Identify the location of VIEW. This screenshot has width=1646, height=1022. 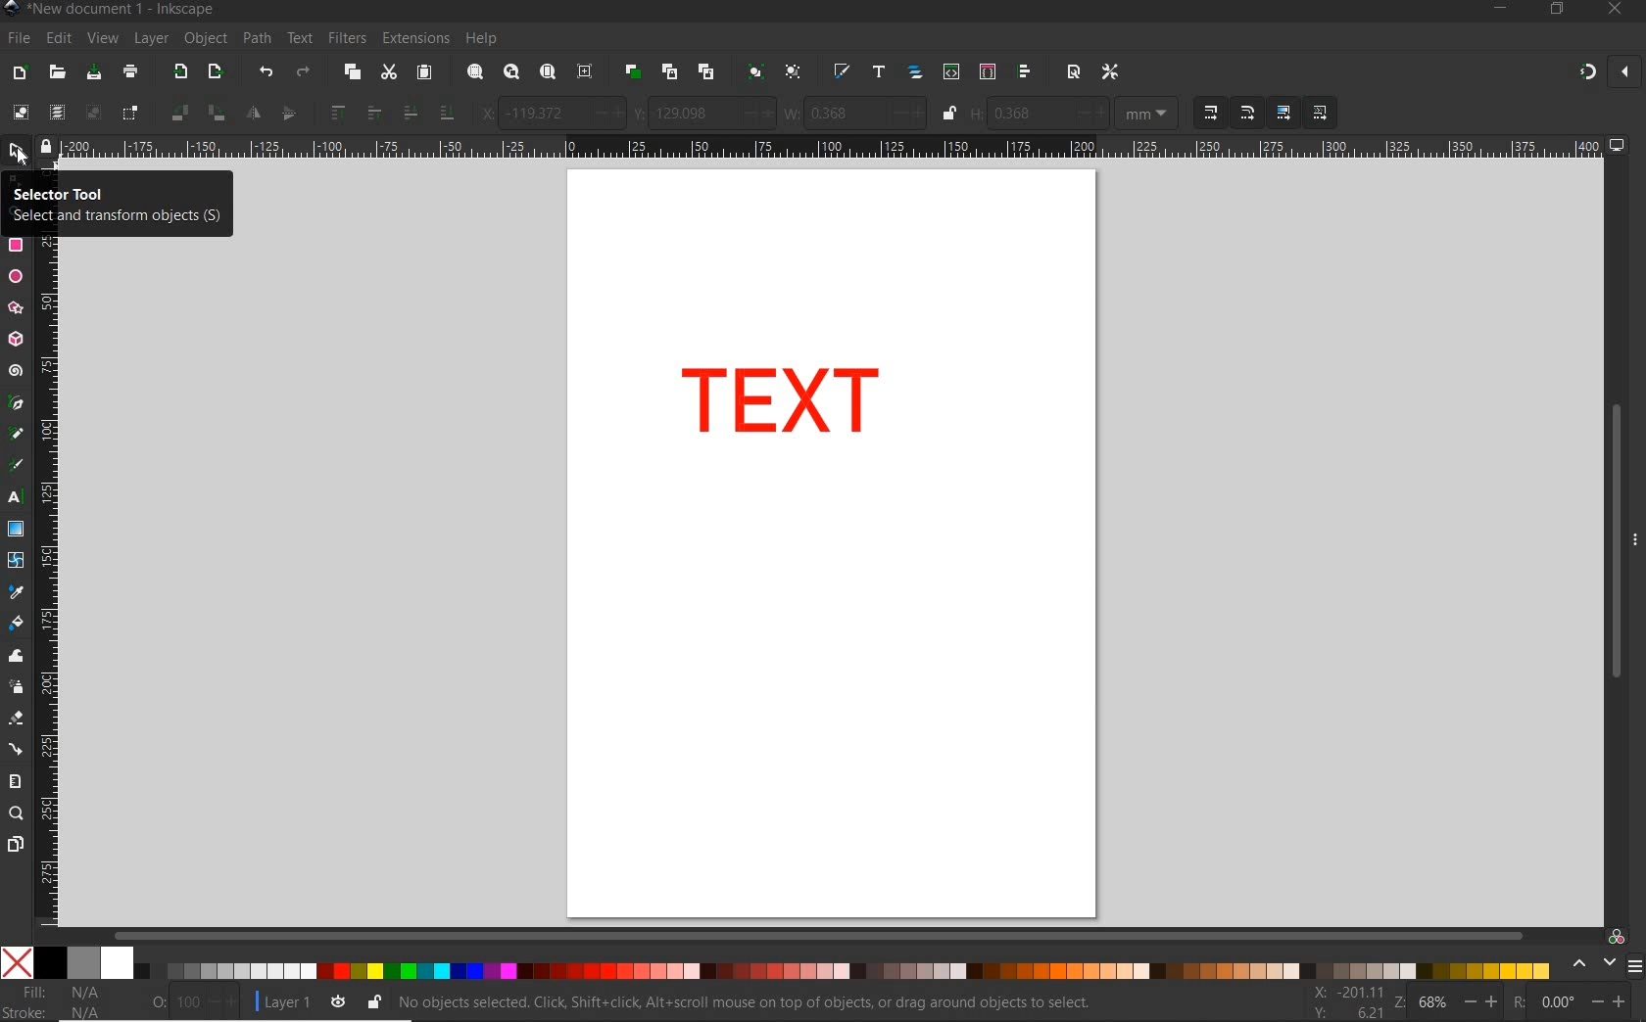
(102, 39).